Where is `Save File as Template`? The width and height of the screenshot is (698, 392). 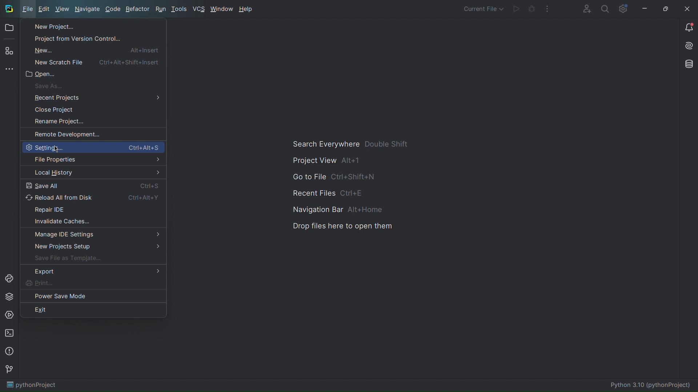
Save File as Template is located at coordinates (93, 260).